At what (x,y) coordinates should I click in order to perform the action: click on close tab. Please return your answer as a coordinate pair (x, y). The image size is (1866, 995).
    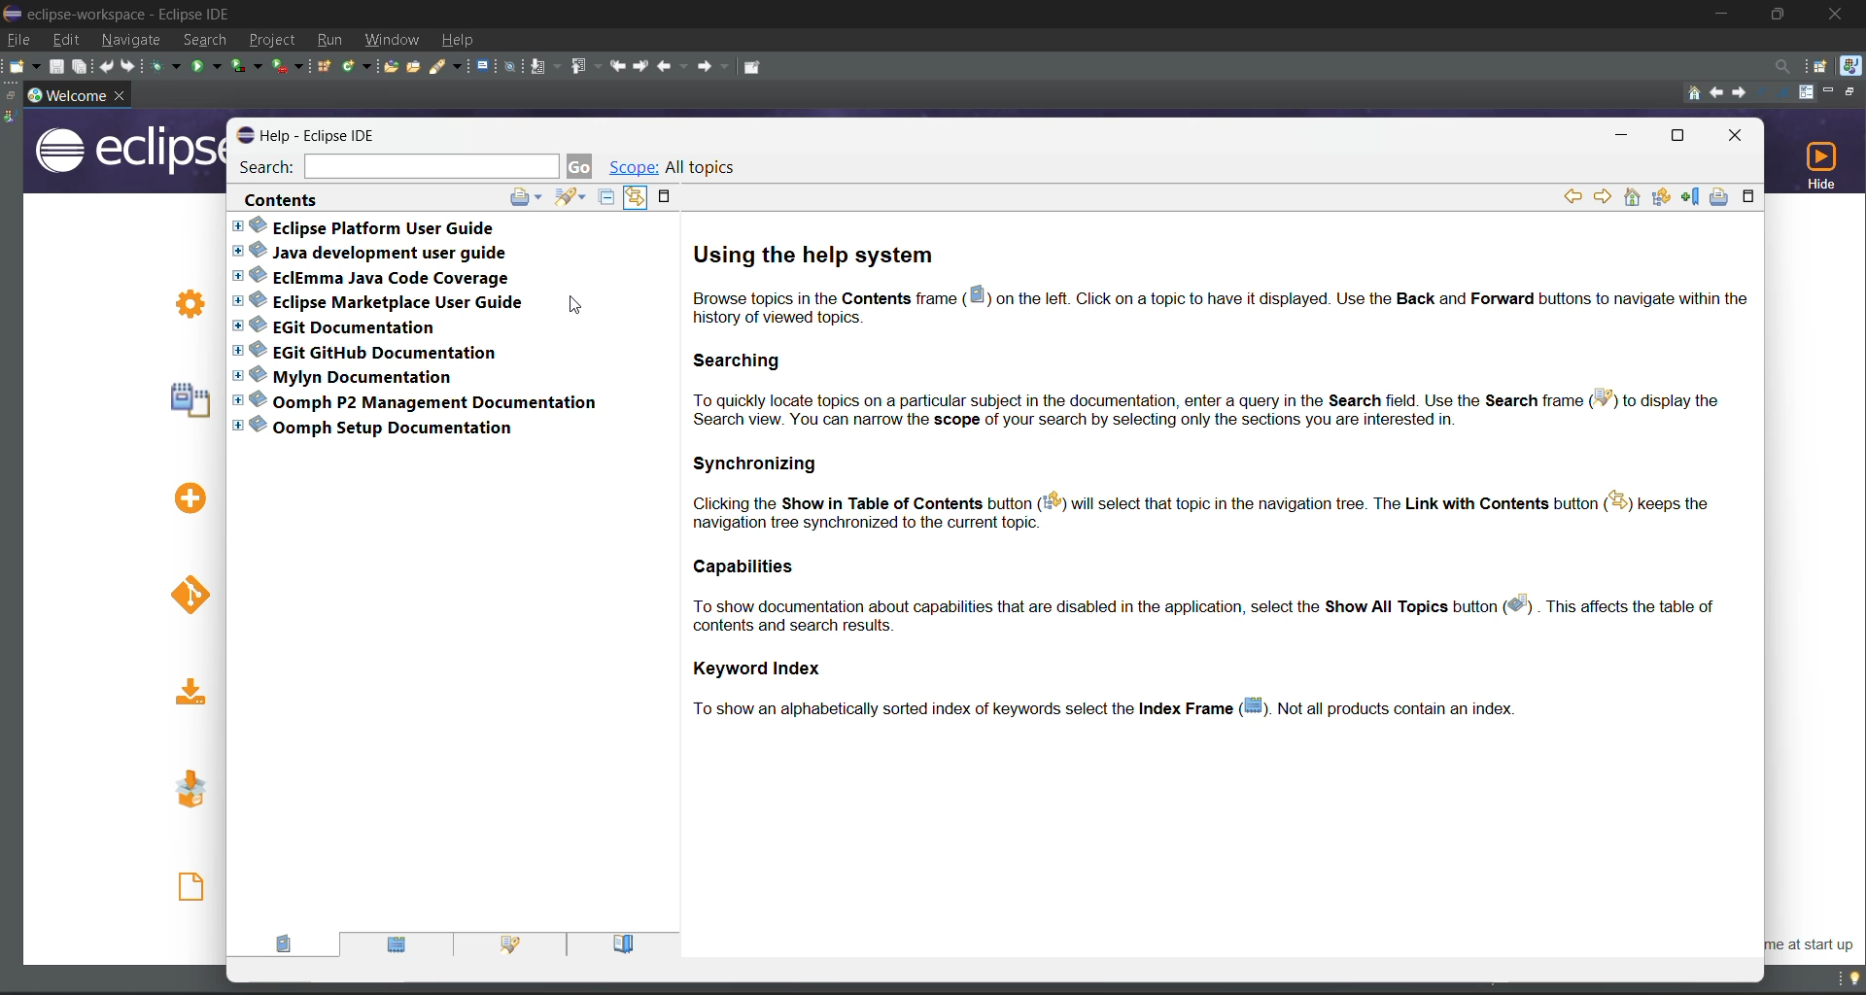
    Looking at the image, I should click on (1737, 138).